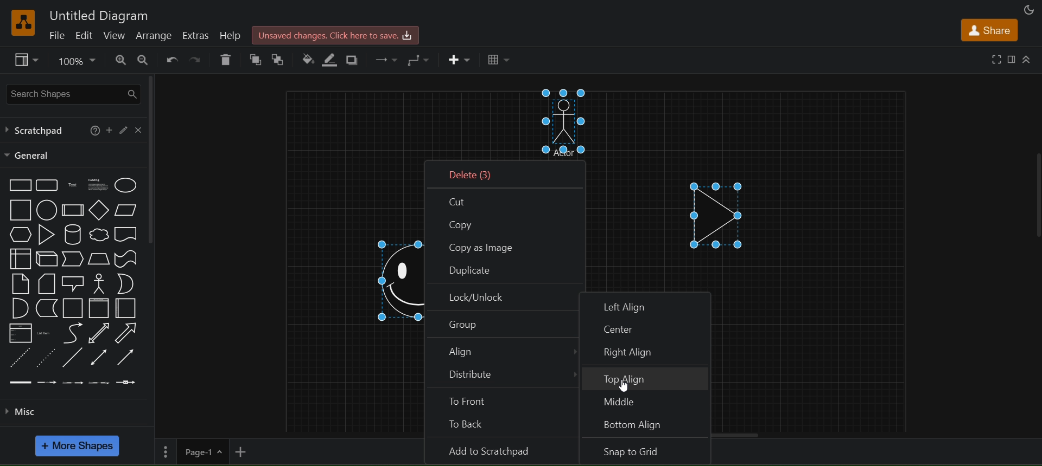  I want to click on triangle shape, so click(720, 211).